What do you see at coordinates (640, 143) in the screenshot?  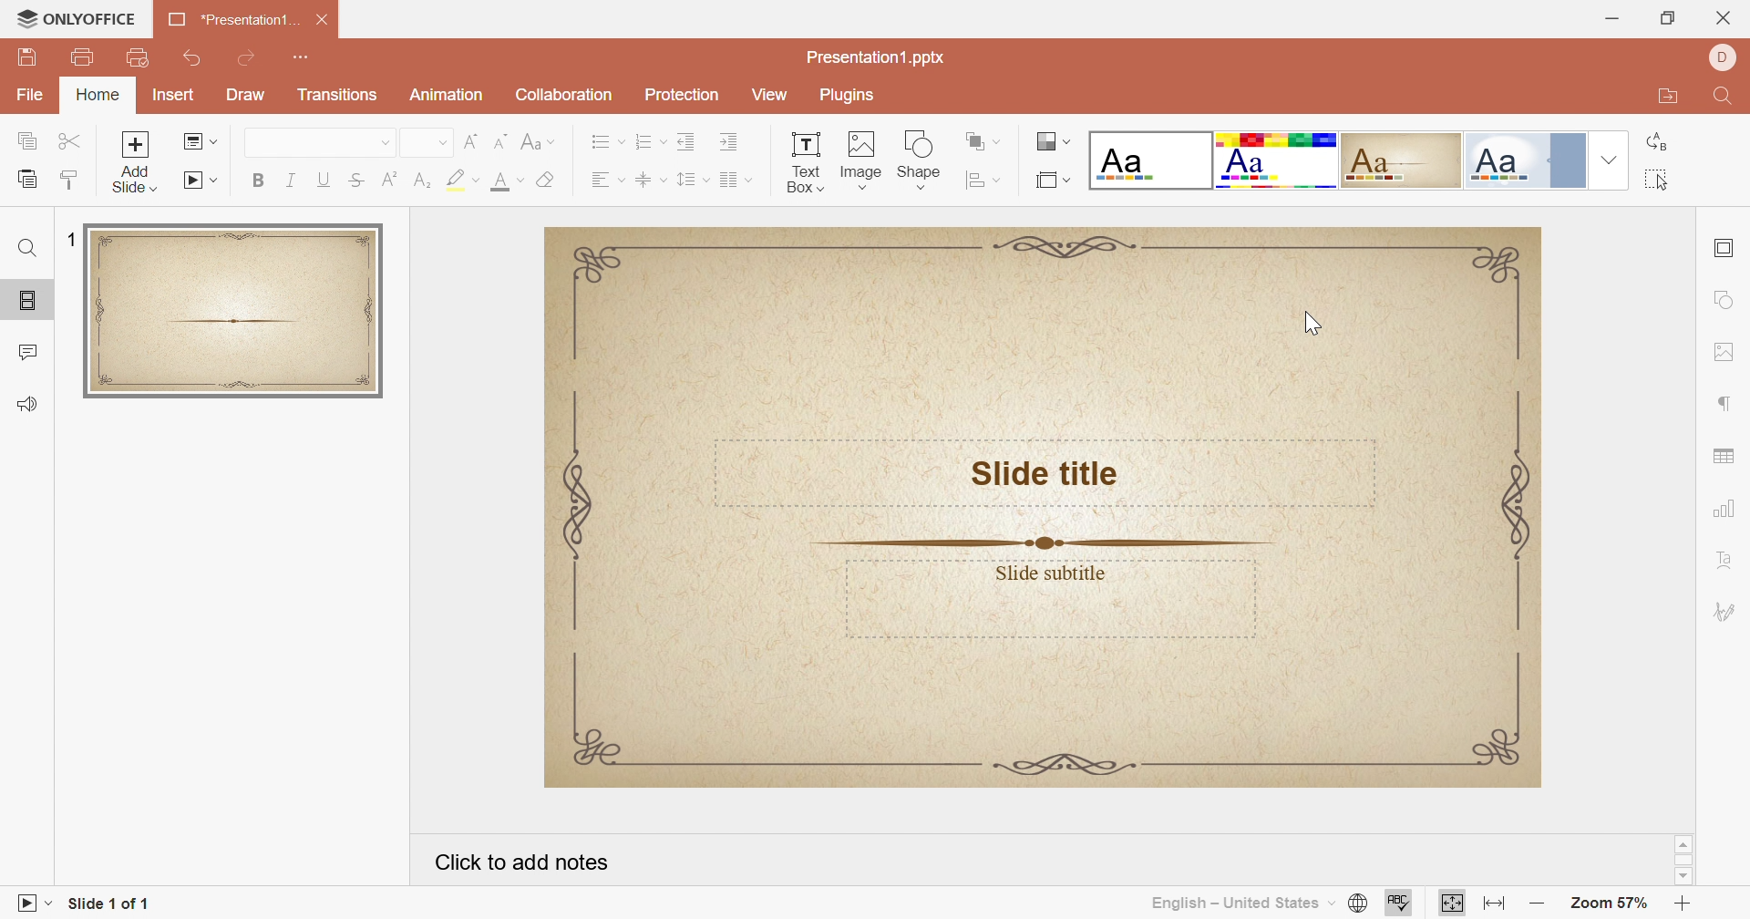 I see `Numbering` at bounding box center [640, 143].